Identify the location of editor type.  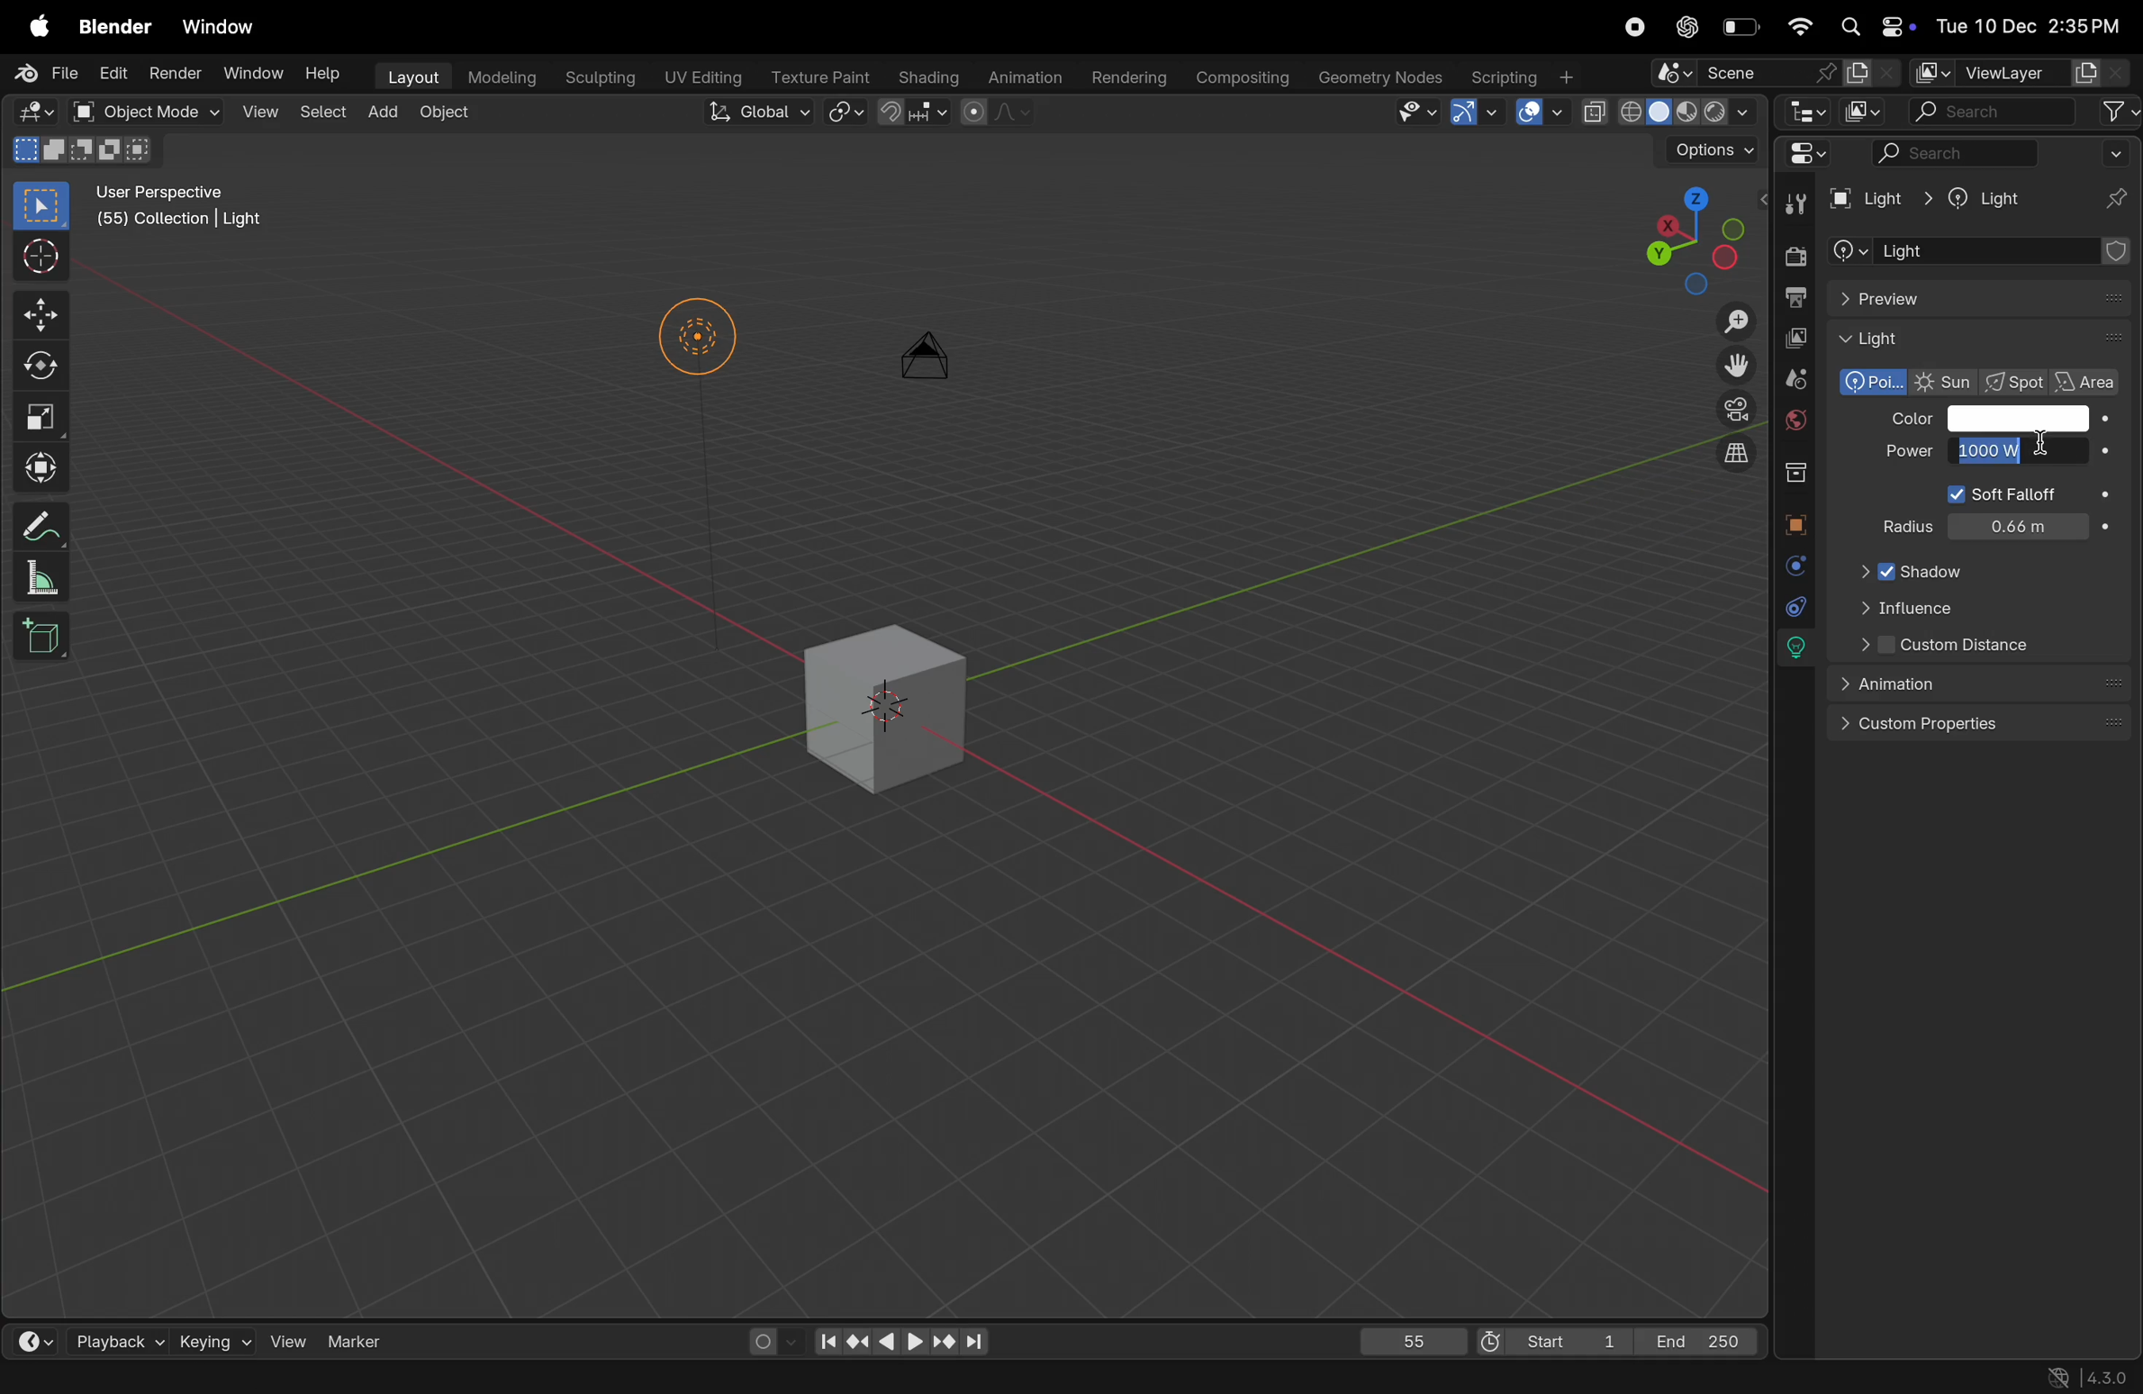
(1804, 112).